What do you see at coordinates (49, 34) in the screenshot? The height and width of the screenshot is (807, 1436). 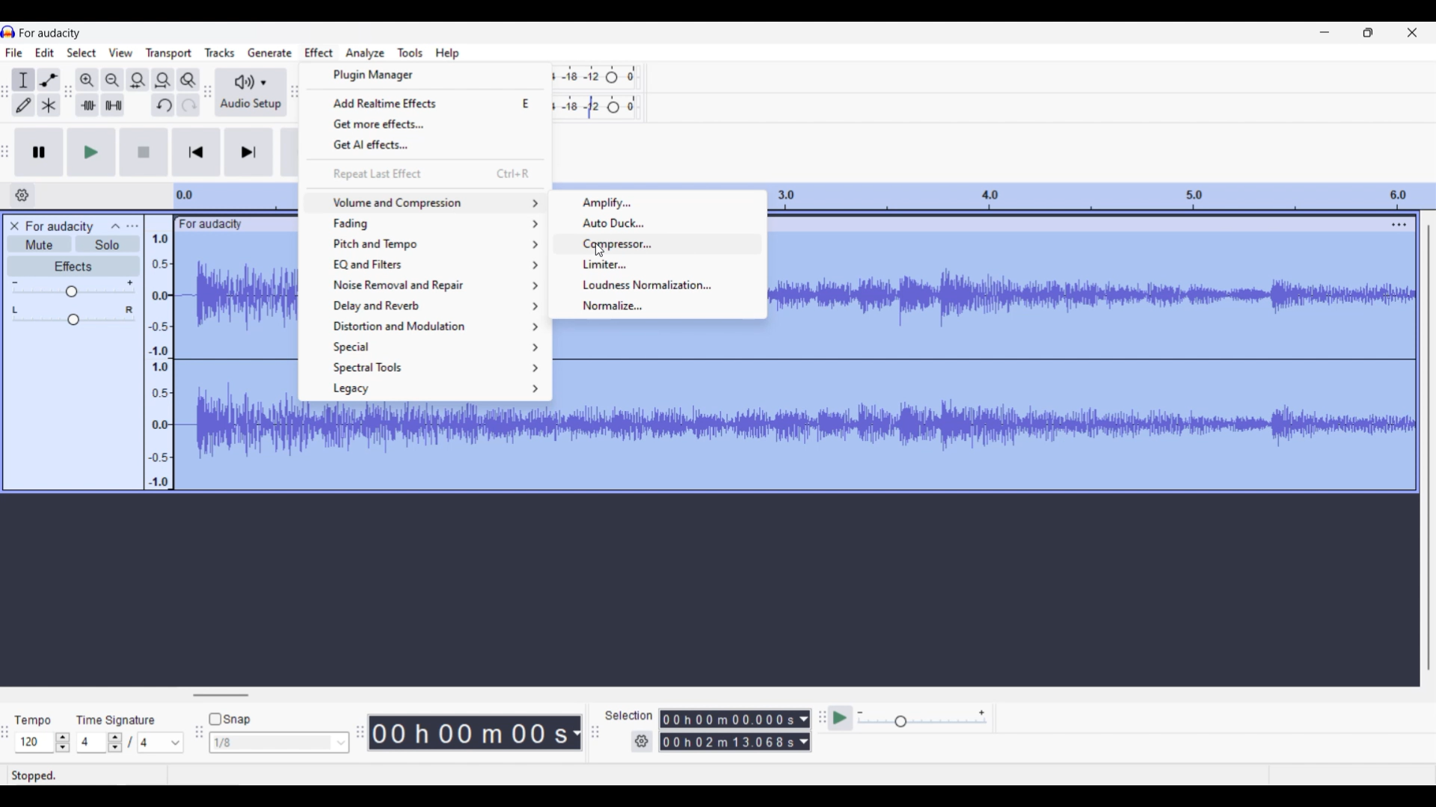 I see `For audacity` at bounding box center [49, 34].